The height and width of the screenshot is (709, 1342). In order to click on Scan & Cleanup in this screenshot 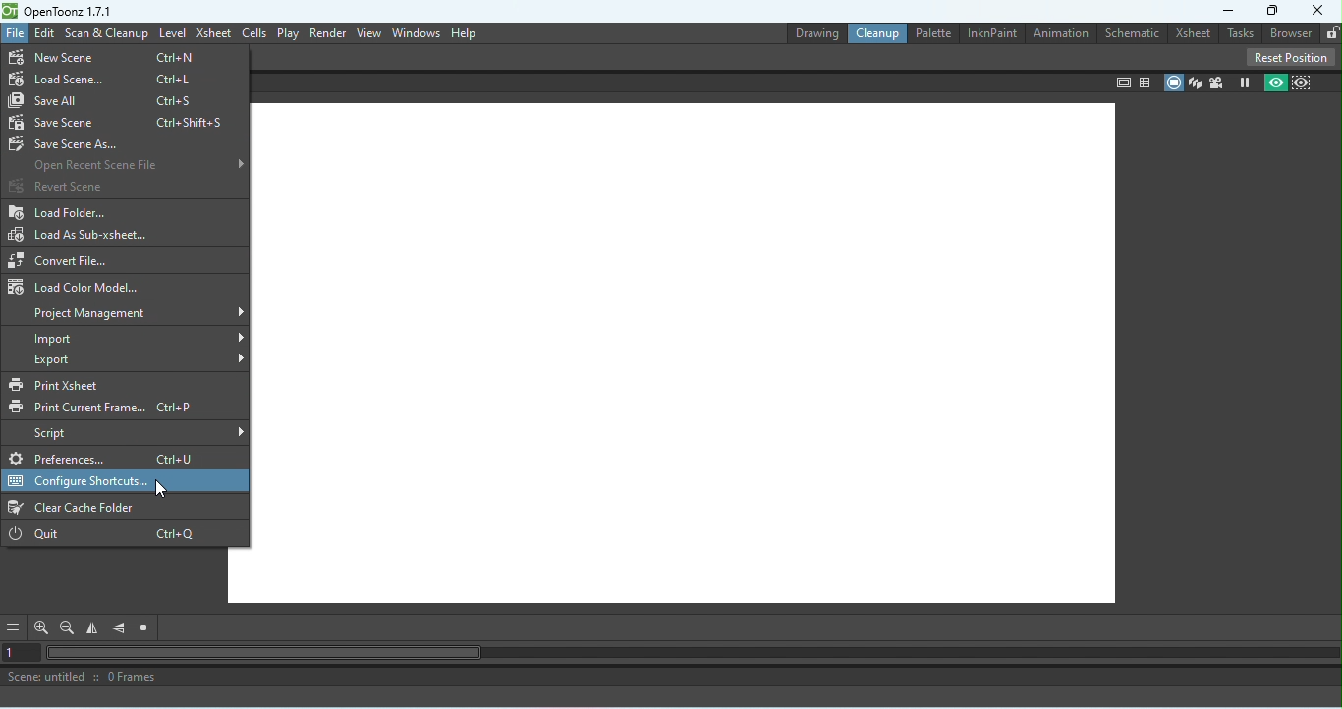, I will do `click(107, 33)`.